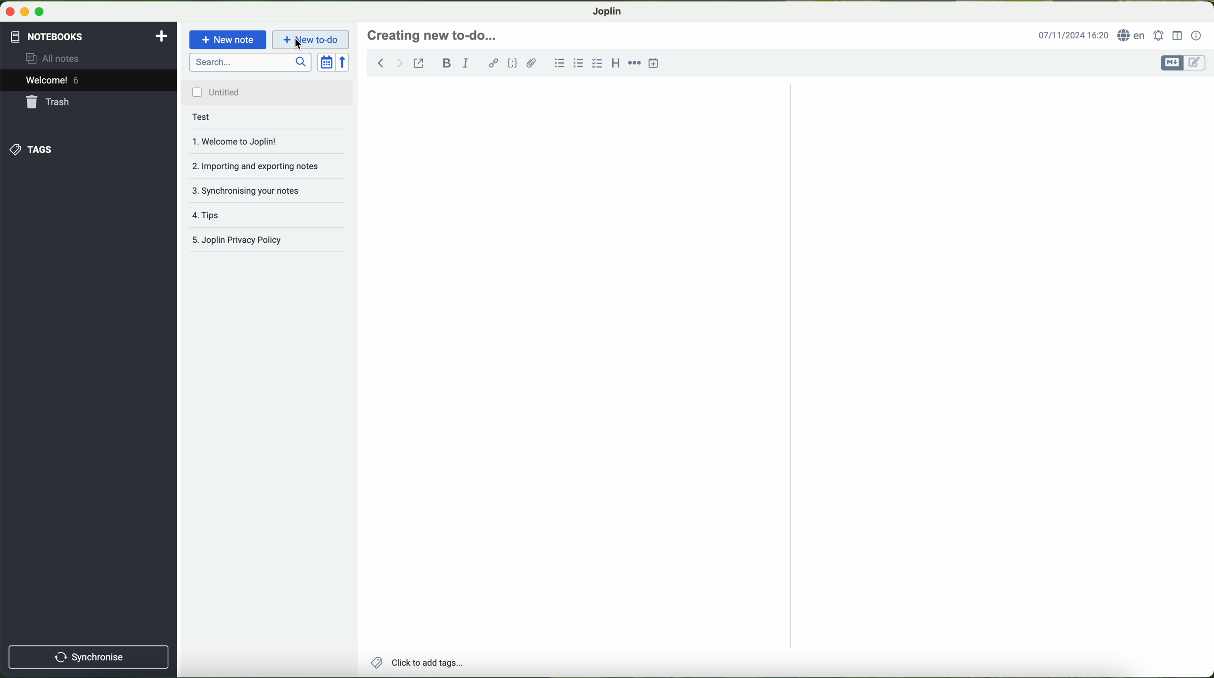 This screenshot has height=678, width=1214. Describe the element at coordinates (597, 63) in the screenshot. I see `checkbox` at that location.